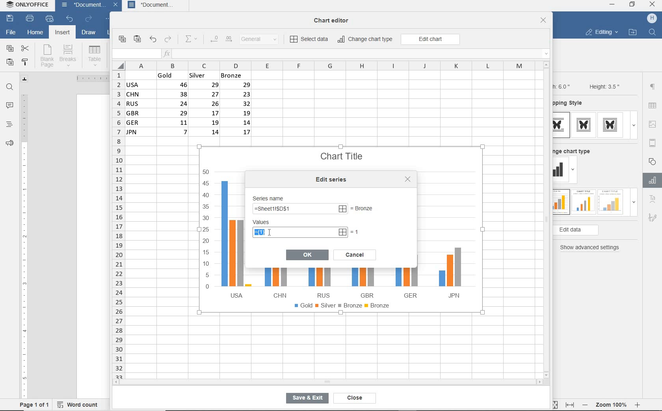 Image resolution: width=662 pixels, height=411 pixels. Describe the element at coordinates (221, 39) in the screenshot. I see `change decimal place` at that location.